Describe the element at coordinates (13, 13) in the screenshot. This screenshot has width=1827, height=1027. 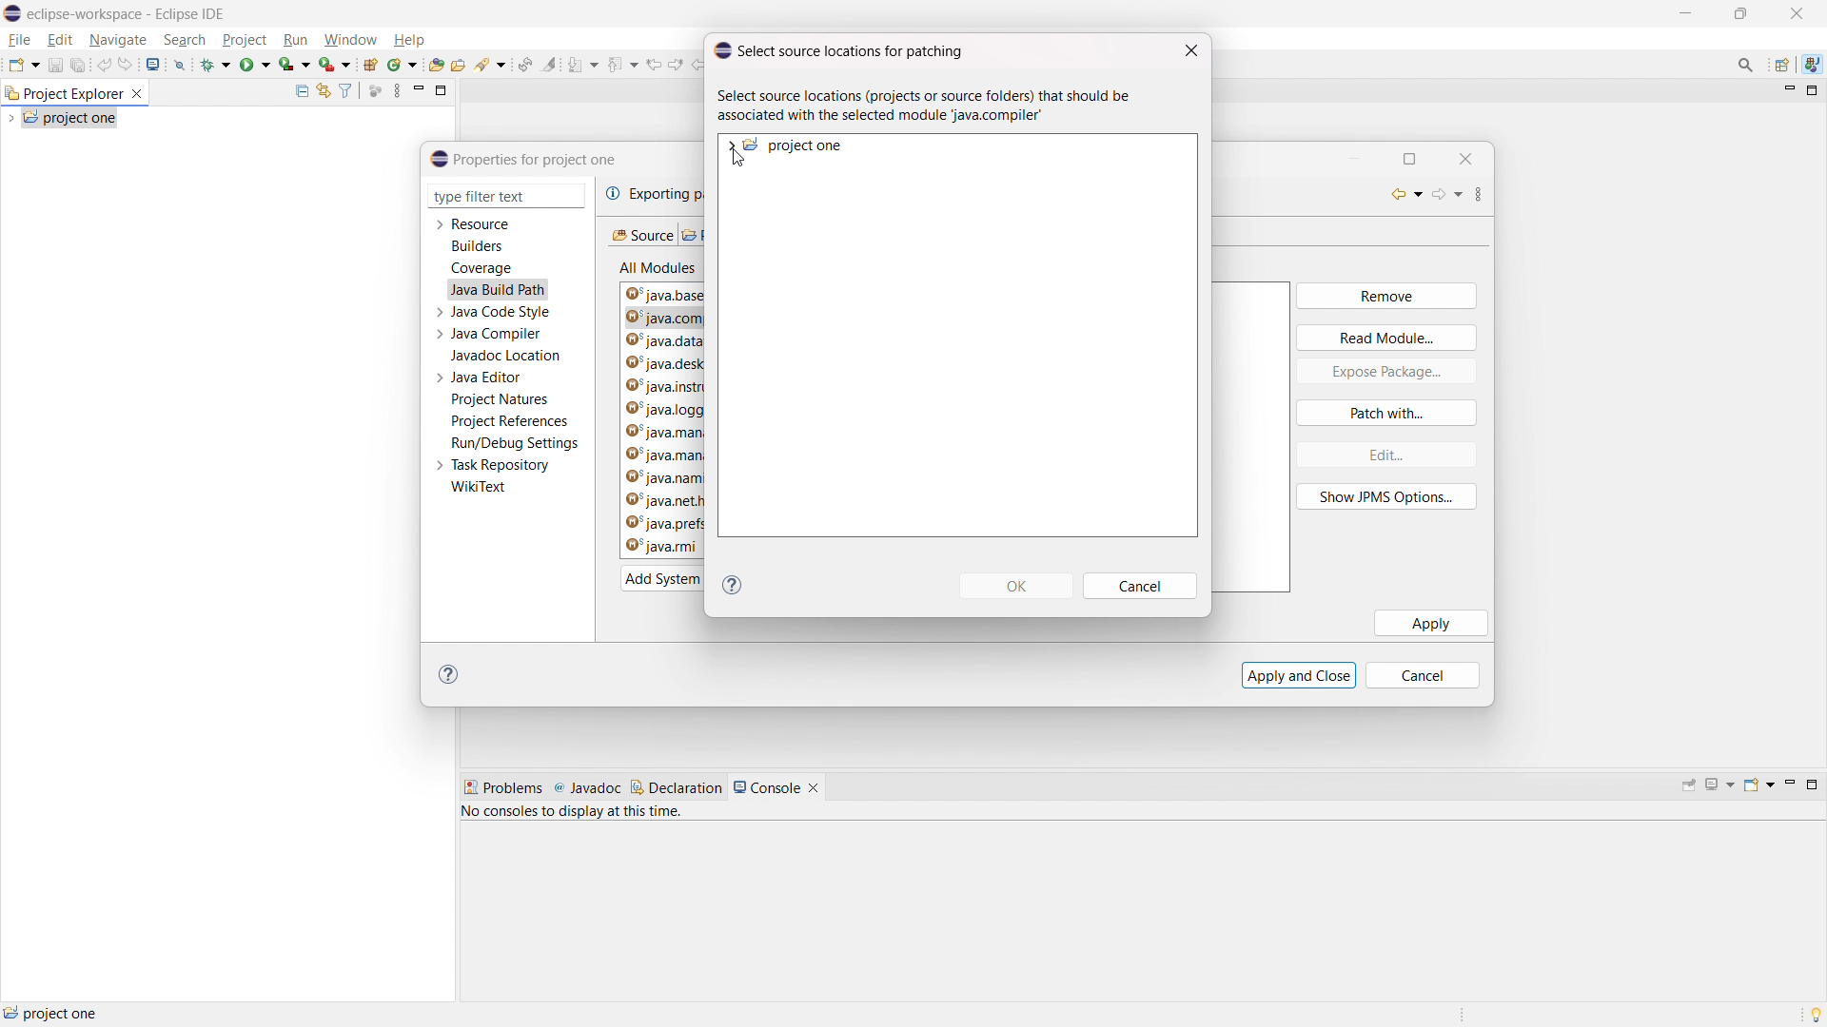
I see `logo` at that location.